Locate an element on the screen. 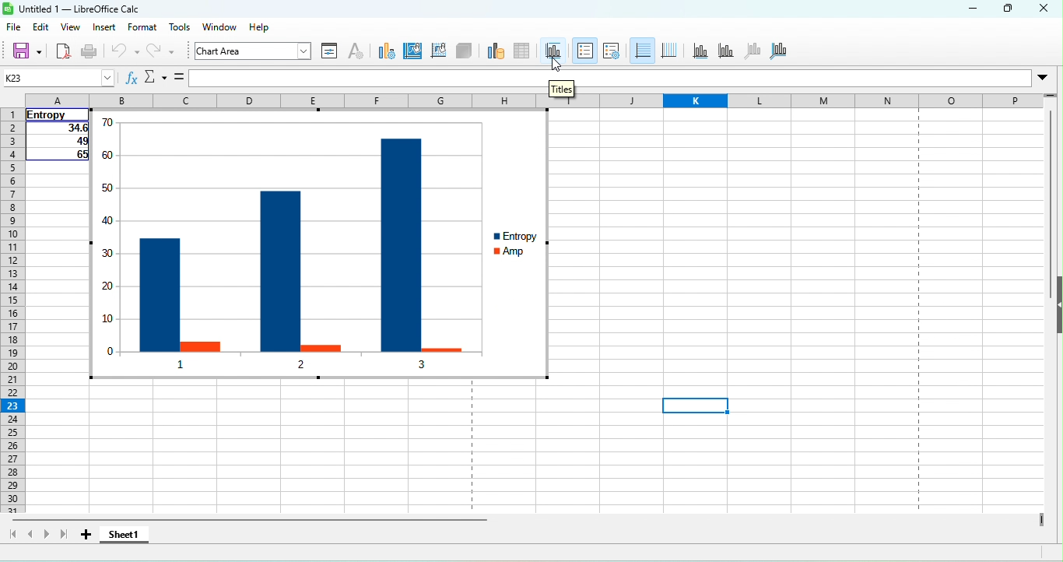 The width and height of the screenshot is (1063, 562). z axis is located at coordinates (756, 51).